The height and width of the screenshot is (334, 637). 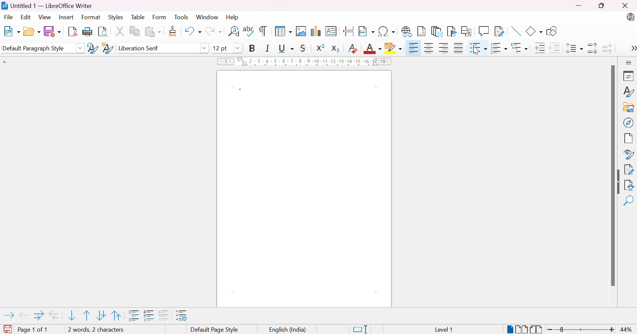 What do you see at coordinates (629, 138) in the screenshot?
I see `Page` at bounding box center [629, 138].